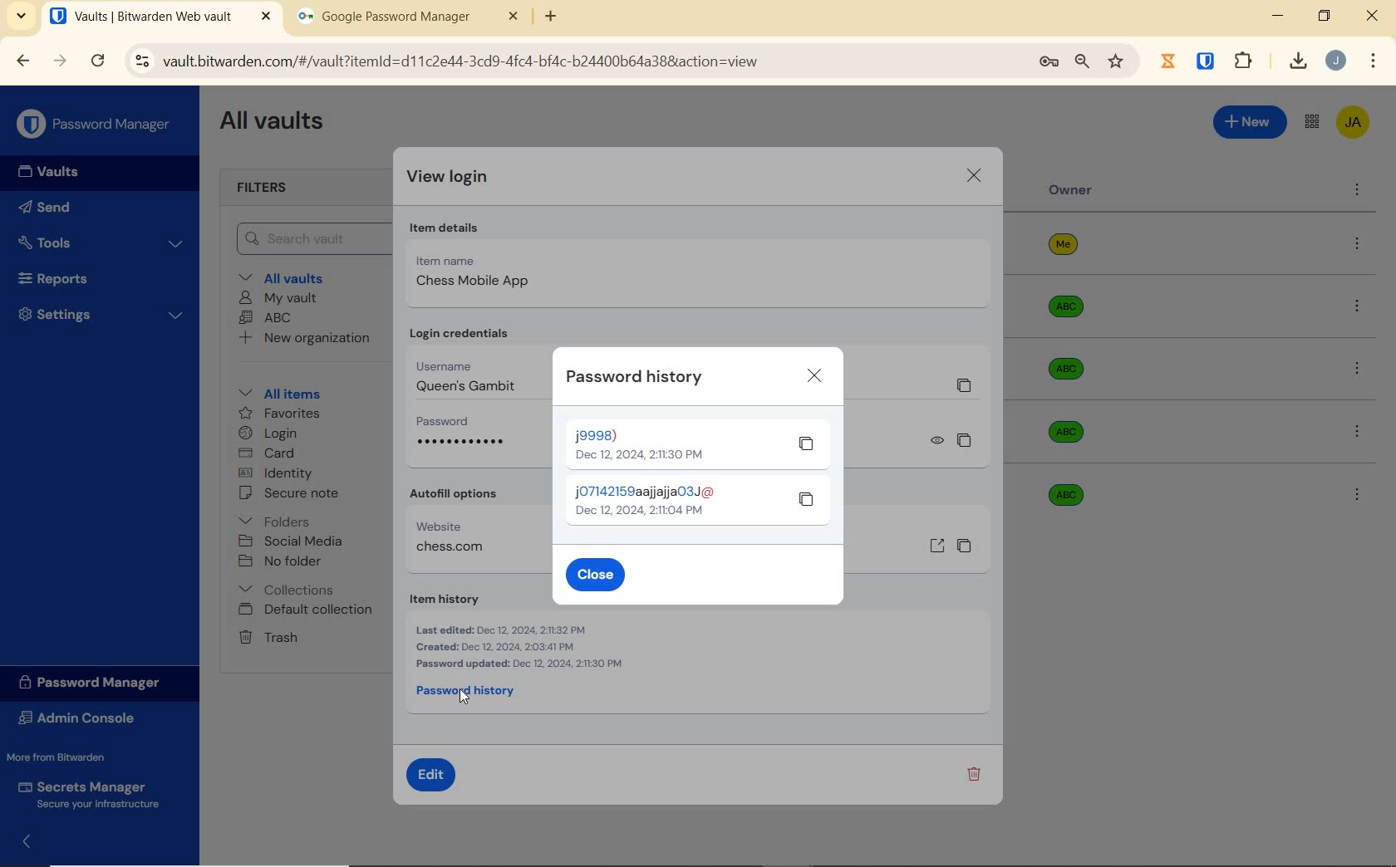 The height and width of the screenshot is (867, 1396). What do you see at coordinates (260, 189) in the screenshot?
I see `Filters` at bounding box center [260, 189].